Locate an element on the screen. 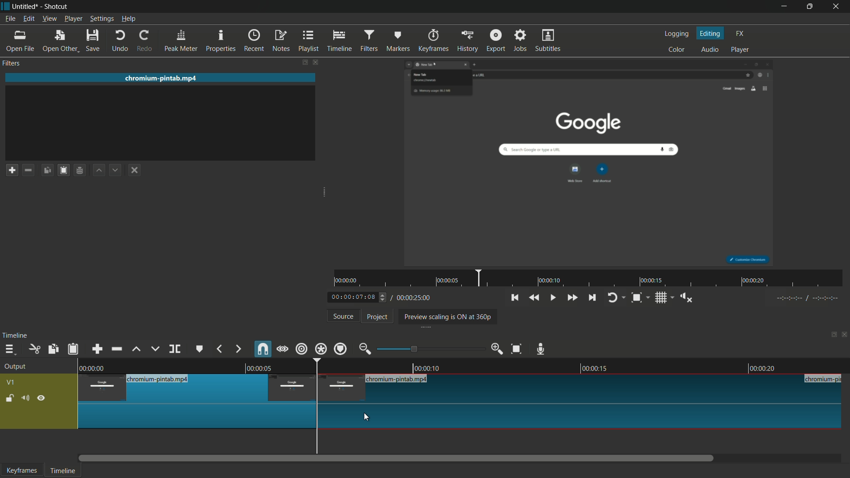 The height and width of the screenshot is (478, 850). current time is located at coordinates (354, 298).